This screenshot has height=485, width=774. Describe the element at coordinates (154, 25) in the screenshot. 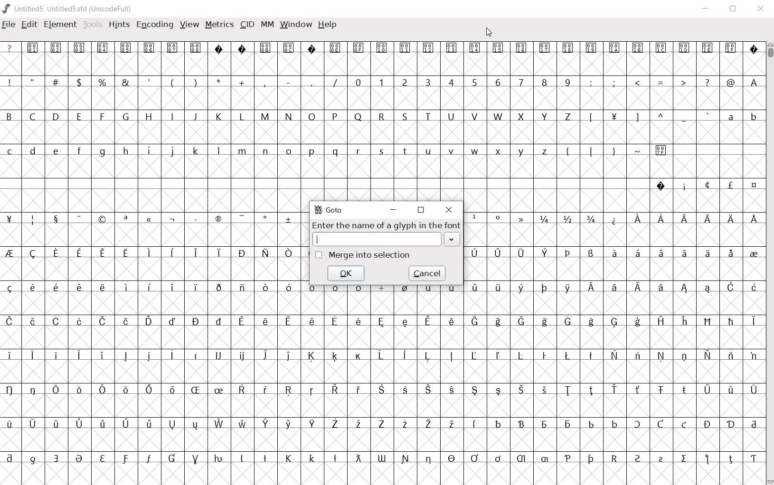

I see `ENCODING` at that location.